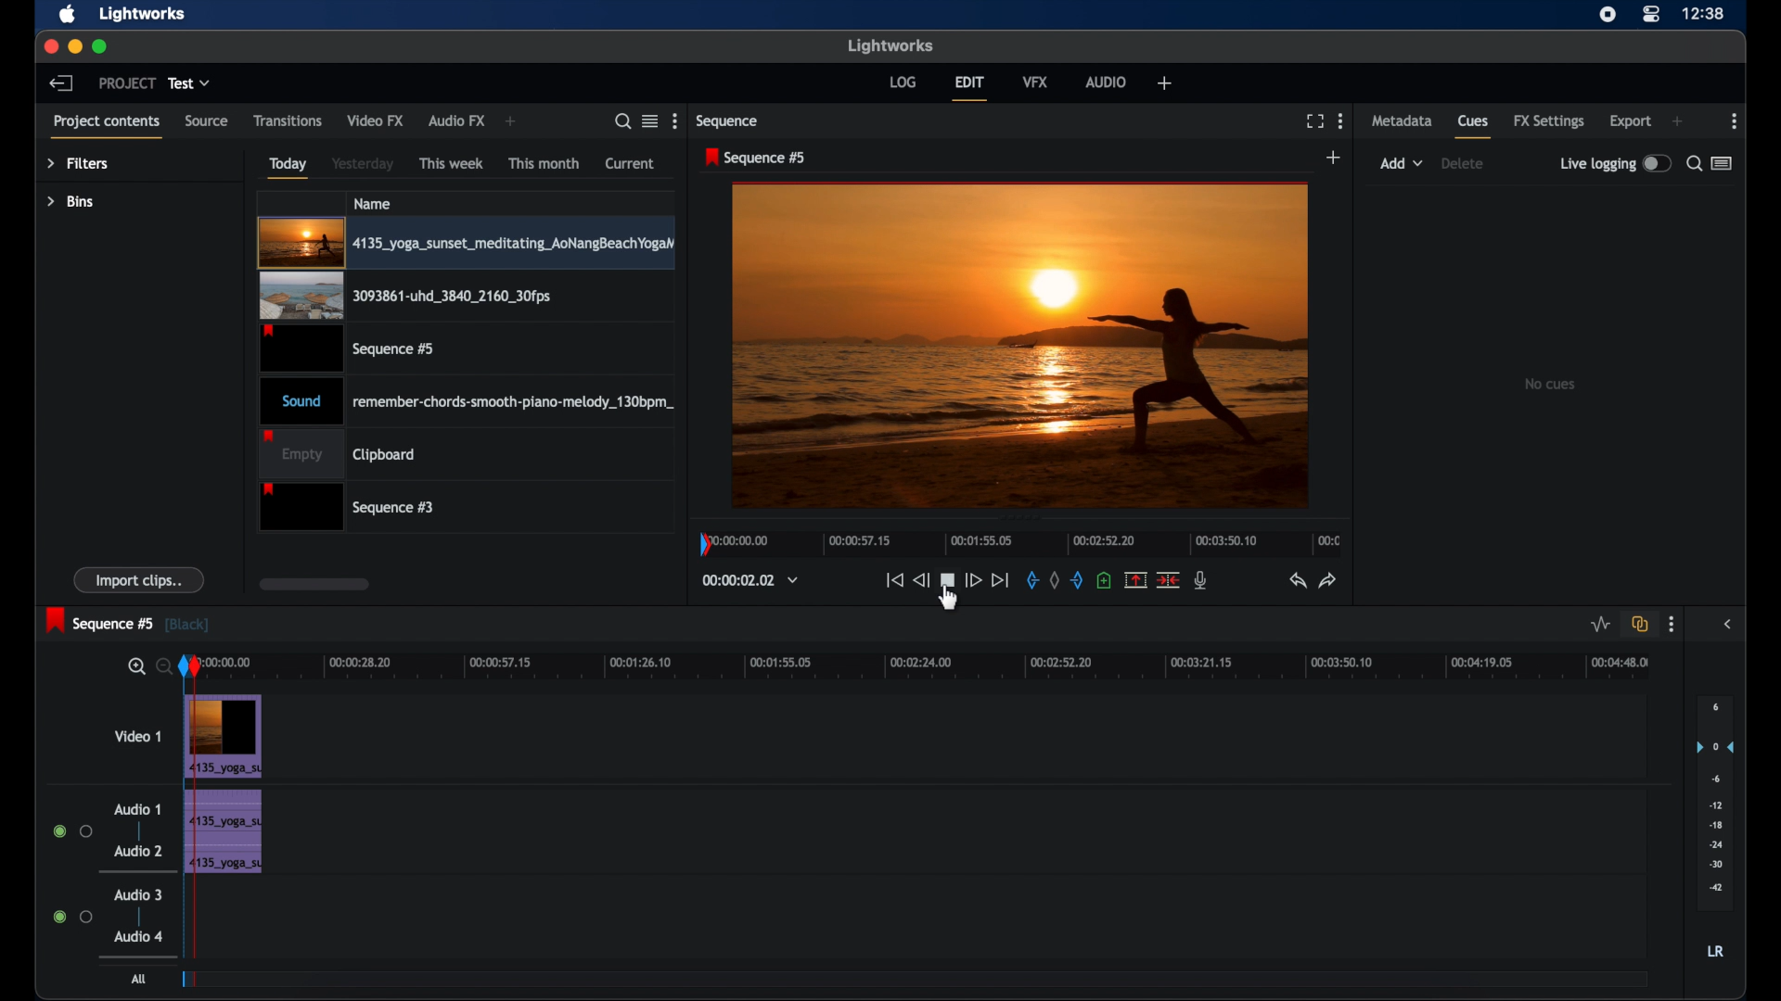  What do you see at coordinates (224, 858) in the screenshot?
I see `audio clip` at bounding box center [224, 858].